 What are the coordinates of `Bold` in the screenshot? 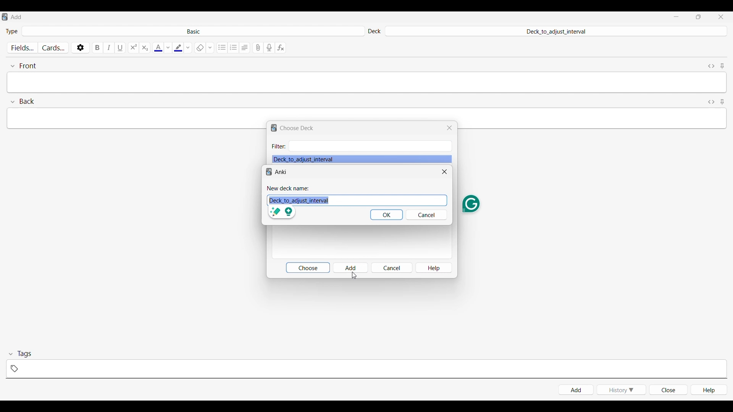 It's located at (98, 47).